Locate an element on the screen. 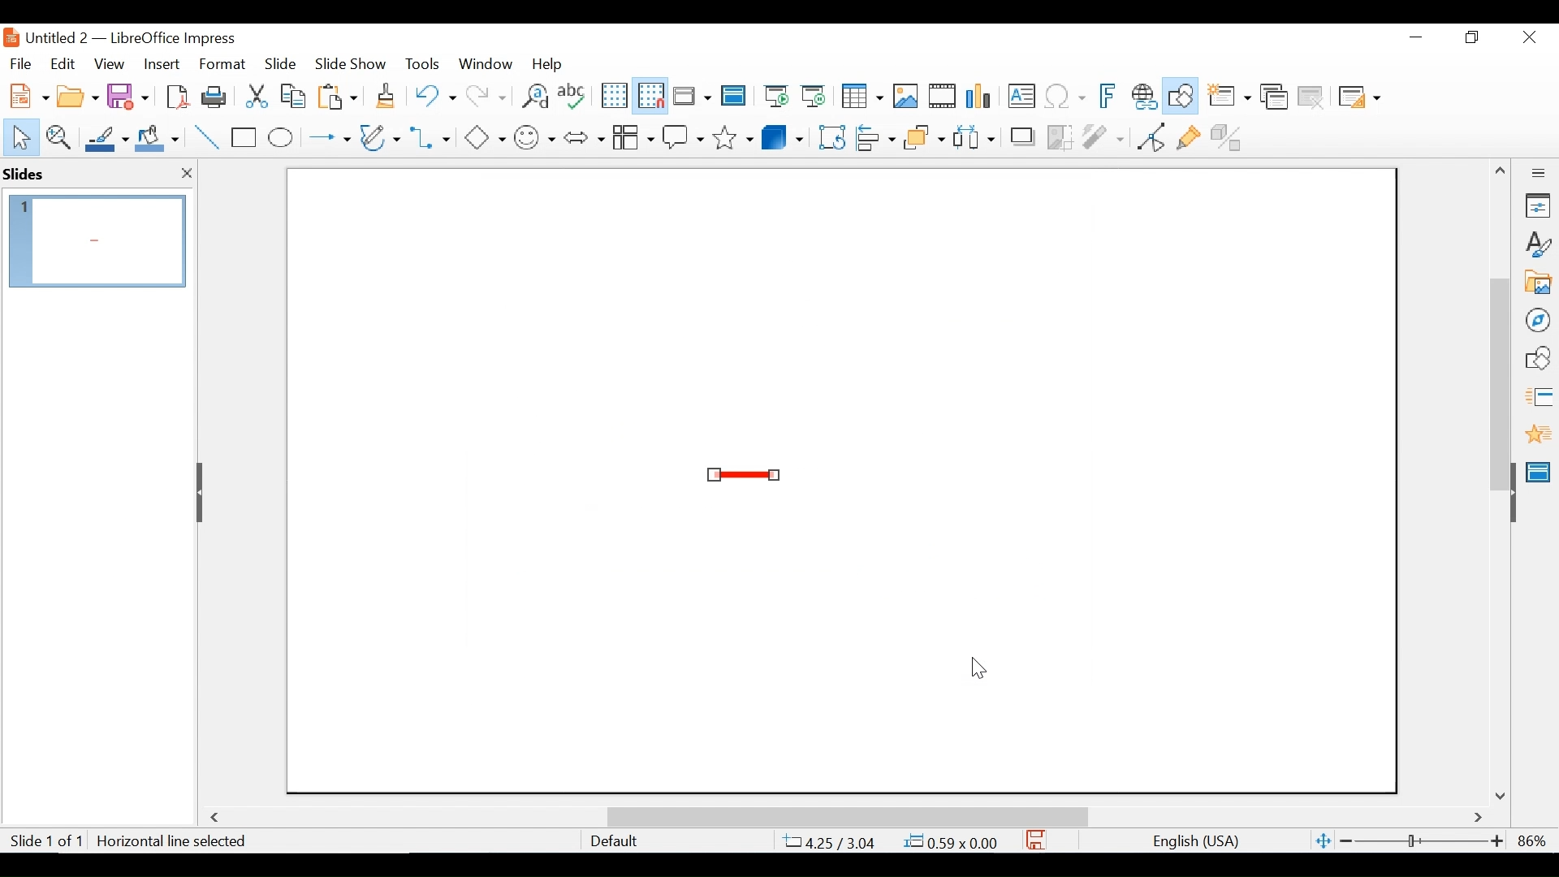 This screenshot has height=877, width=1559. Fill Color is located at coordinates (158, 138).